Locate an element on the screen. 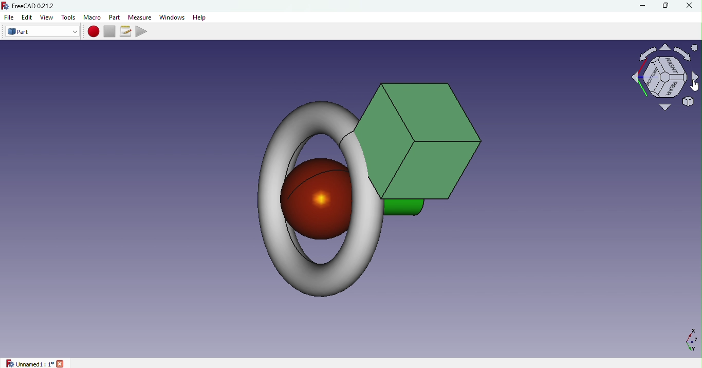 The width and height of the screenshot is (702, 368). Measure is located at coordinates (139, 17).